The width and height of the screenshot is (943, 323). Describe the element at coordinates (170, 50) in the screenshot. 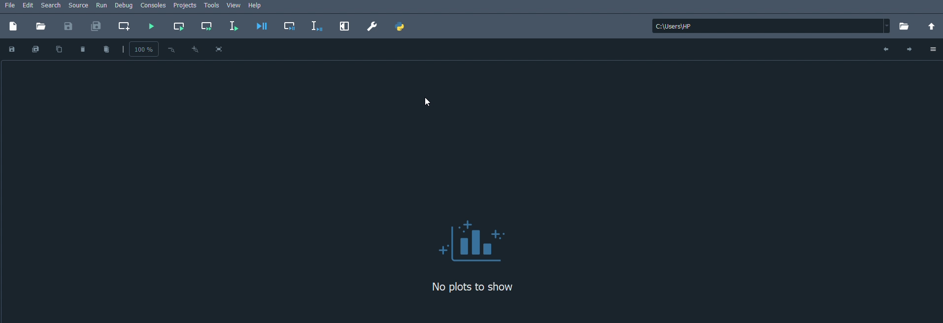

I see `zoom out` at that location.